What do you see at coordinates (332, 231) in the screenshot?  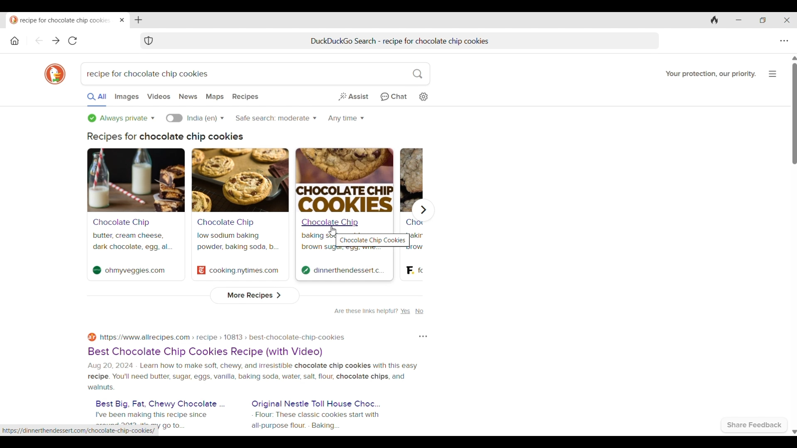 I see `Cursor` at bounding box center [332, 231].